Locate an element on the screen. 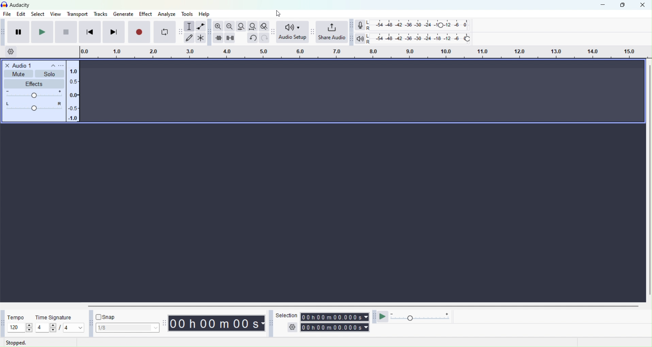  Skip to start is located at coordinates (90, 32).